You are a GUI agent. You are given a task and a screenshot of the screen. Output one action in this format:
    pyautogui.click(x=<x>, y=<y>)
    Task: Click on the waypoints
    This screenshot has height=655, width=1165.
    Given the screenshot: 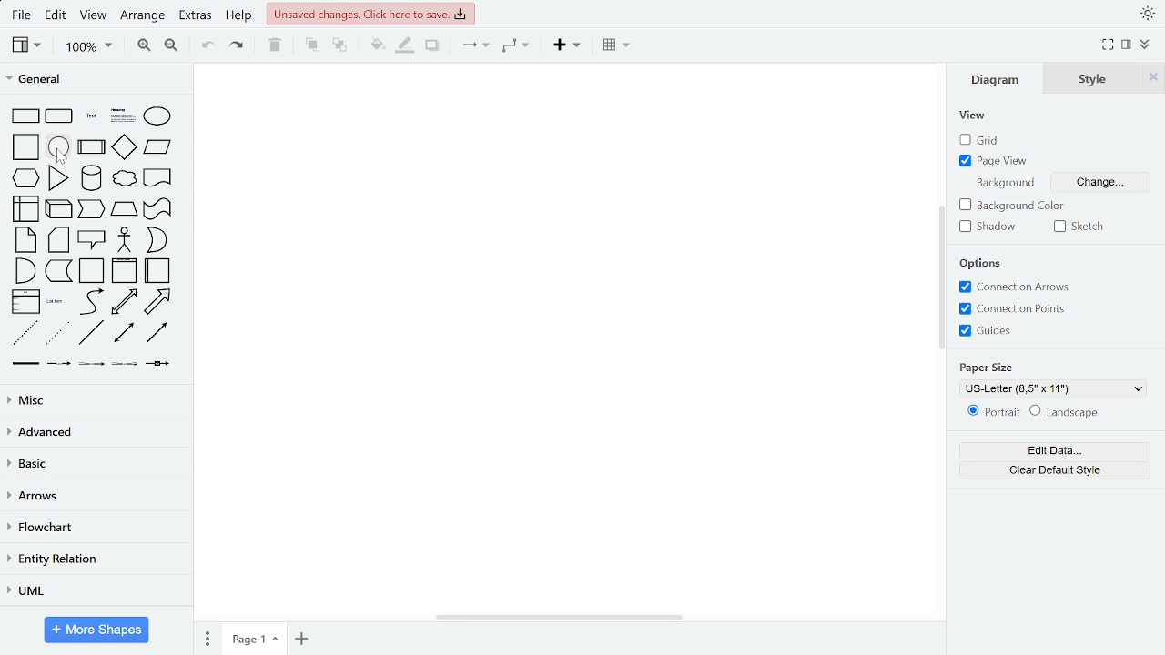 What is the action you would take?
    pyautogui.click(x=516, y=45)
    